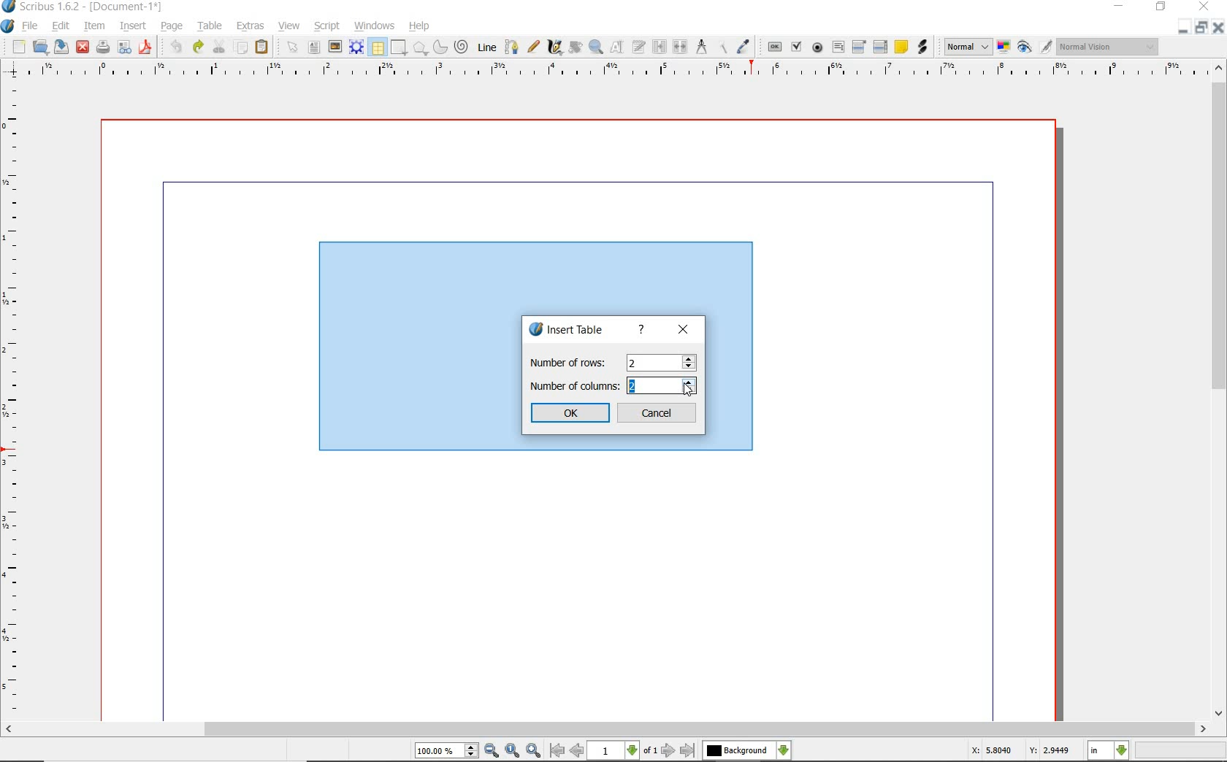 This screenshot has width=1227, height=762. What do you see at coordinates (1106, 47) in the screenshot?
I see `visual appearance of the display` at bounding box center [1106, 47].